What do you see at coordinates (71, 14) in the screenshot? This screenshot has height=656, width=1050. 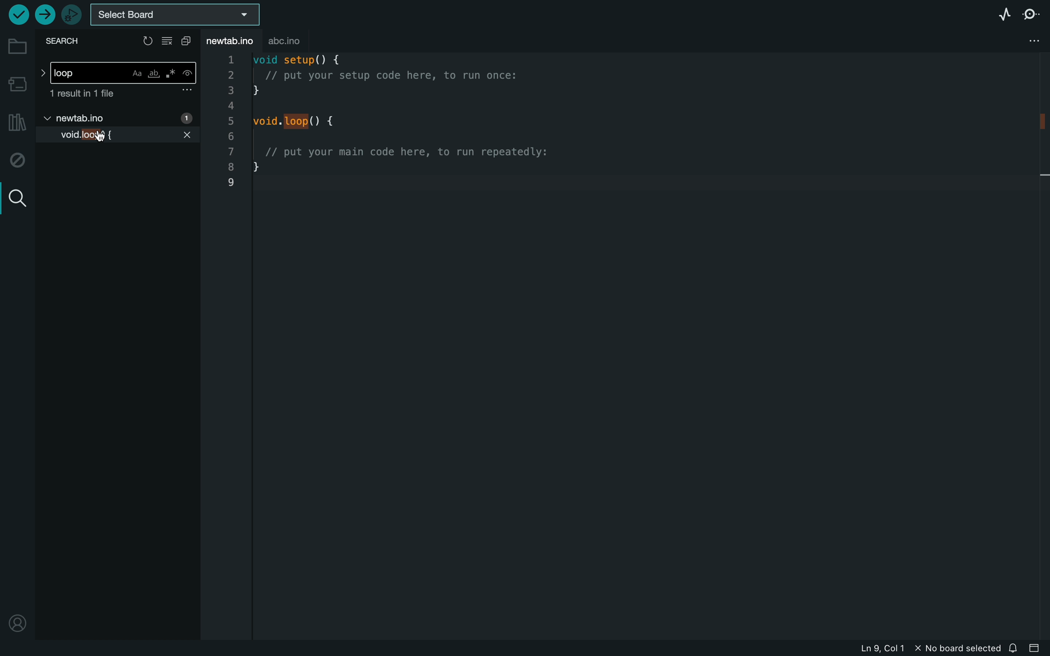 I see `debugger` at bounding box center [71, 14].